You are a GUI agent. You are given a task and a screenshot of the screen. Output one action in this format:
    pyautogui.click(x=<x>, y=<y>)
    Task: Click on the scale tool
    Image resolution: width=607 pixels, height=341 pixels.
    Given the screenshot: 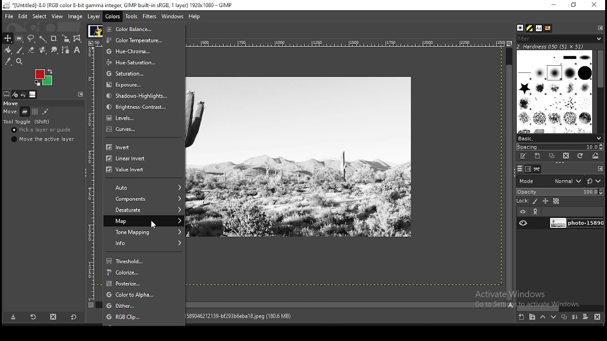 What is the action you would take?
    pyautogui.click(x=67, y=38)
    